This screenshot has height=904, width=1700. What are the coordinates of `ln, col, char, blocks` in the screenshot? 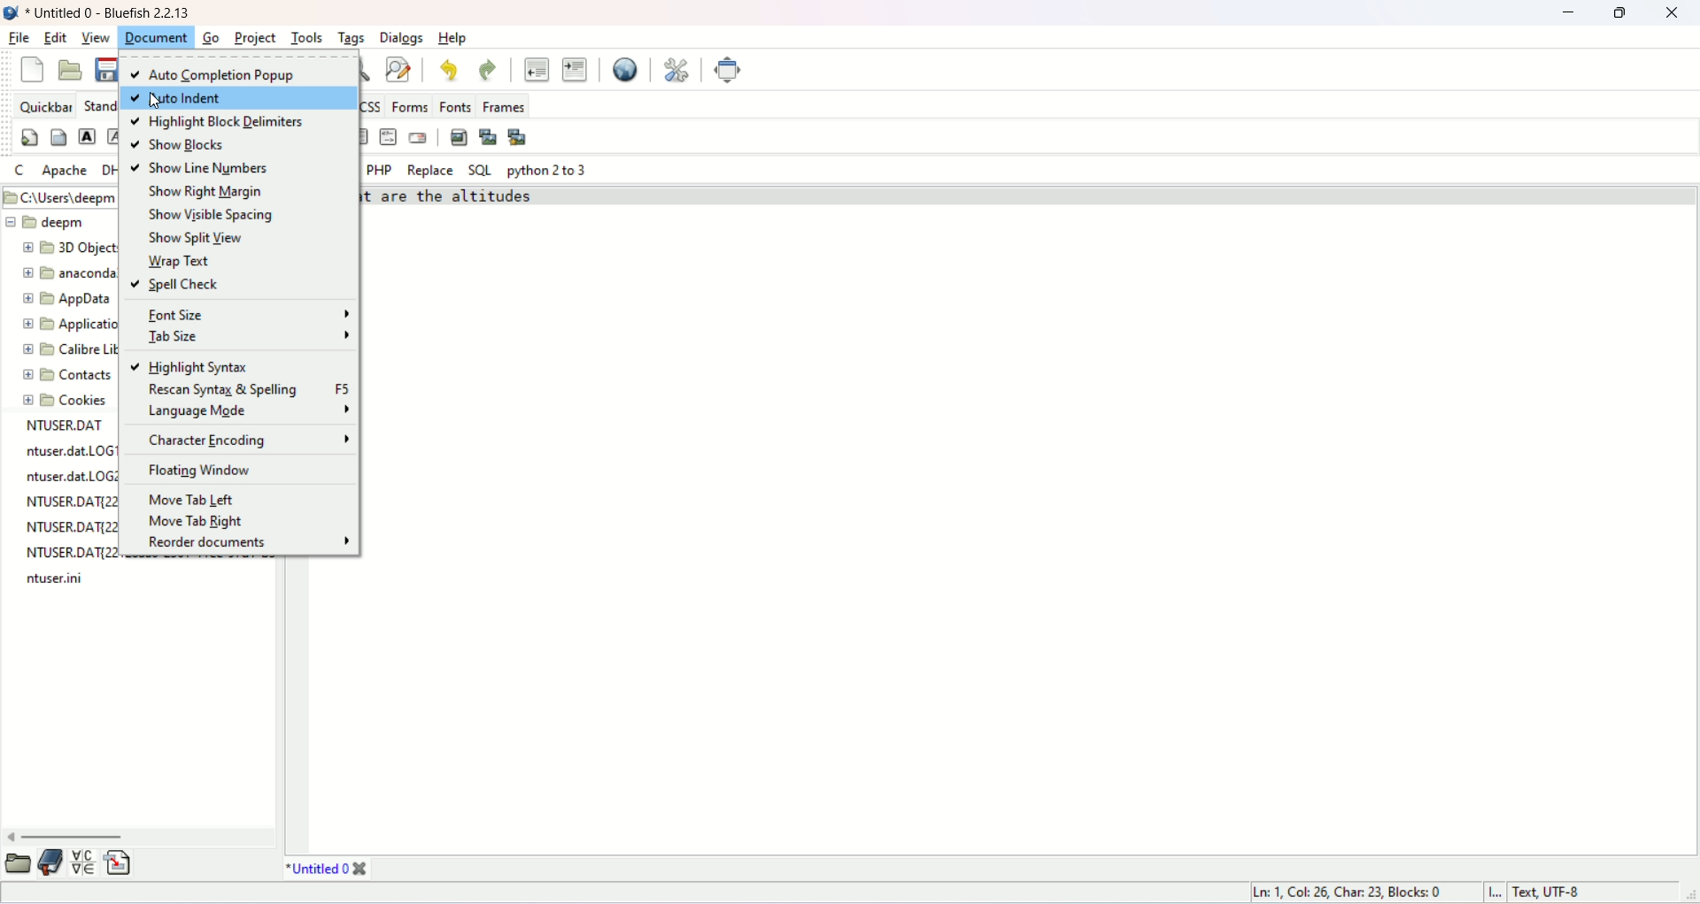 It's located at (1348, 892).